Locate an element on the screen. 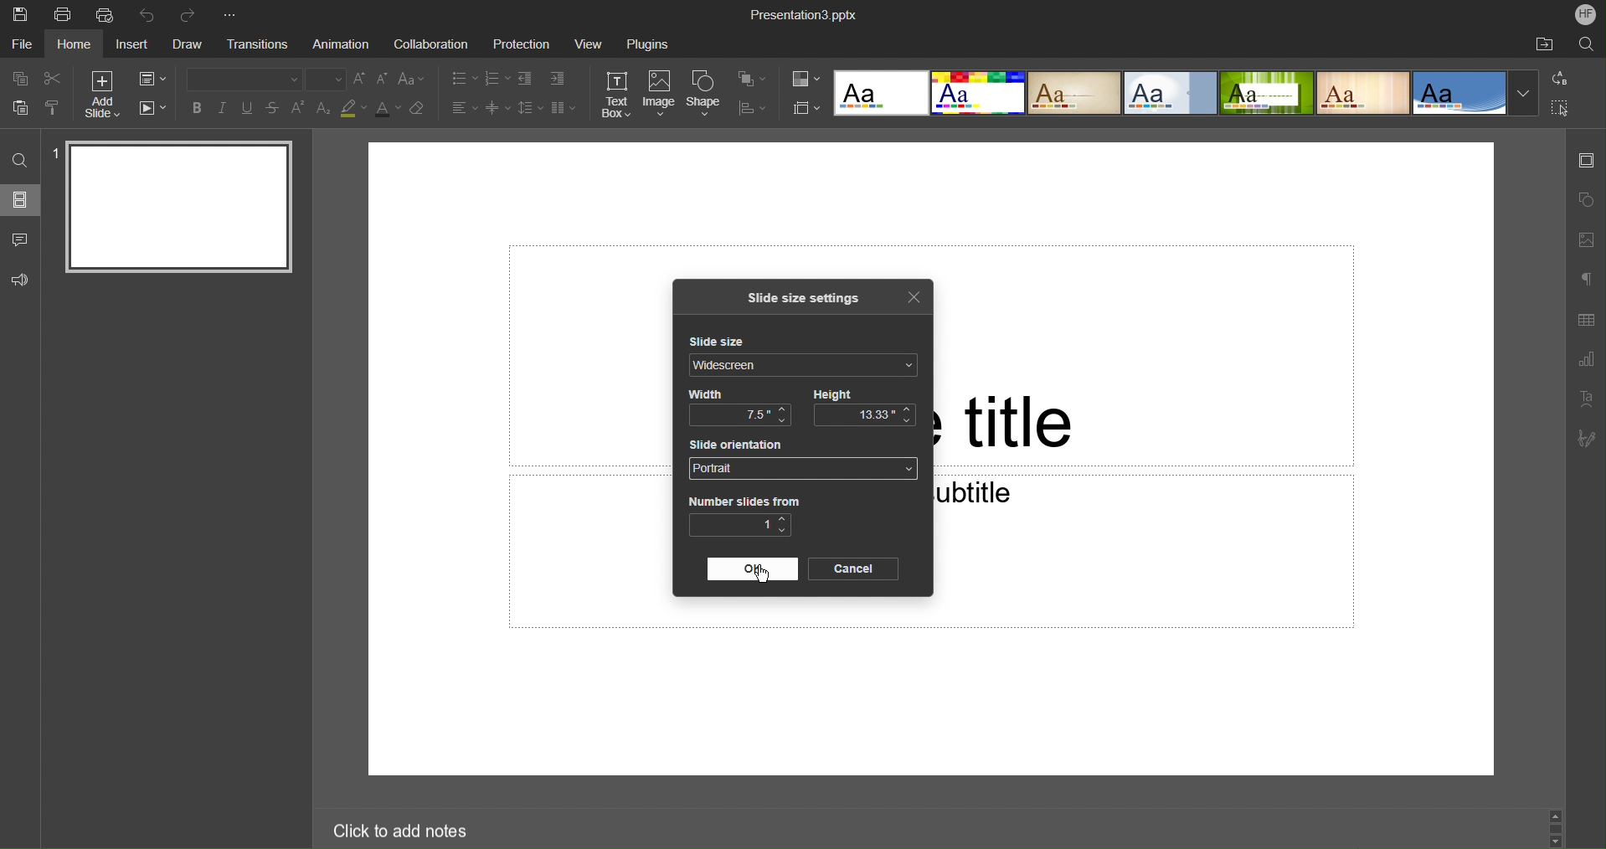 This screenshot has height=849, width=1606. Align is located at coordinates (753, 108).